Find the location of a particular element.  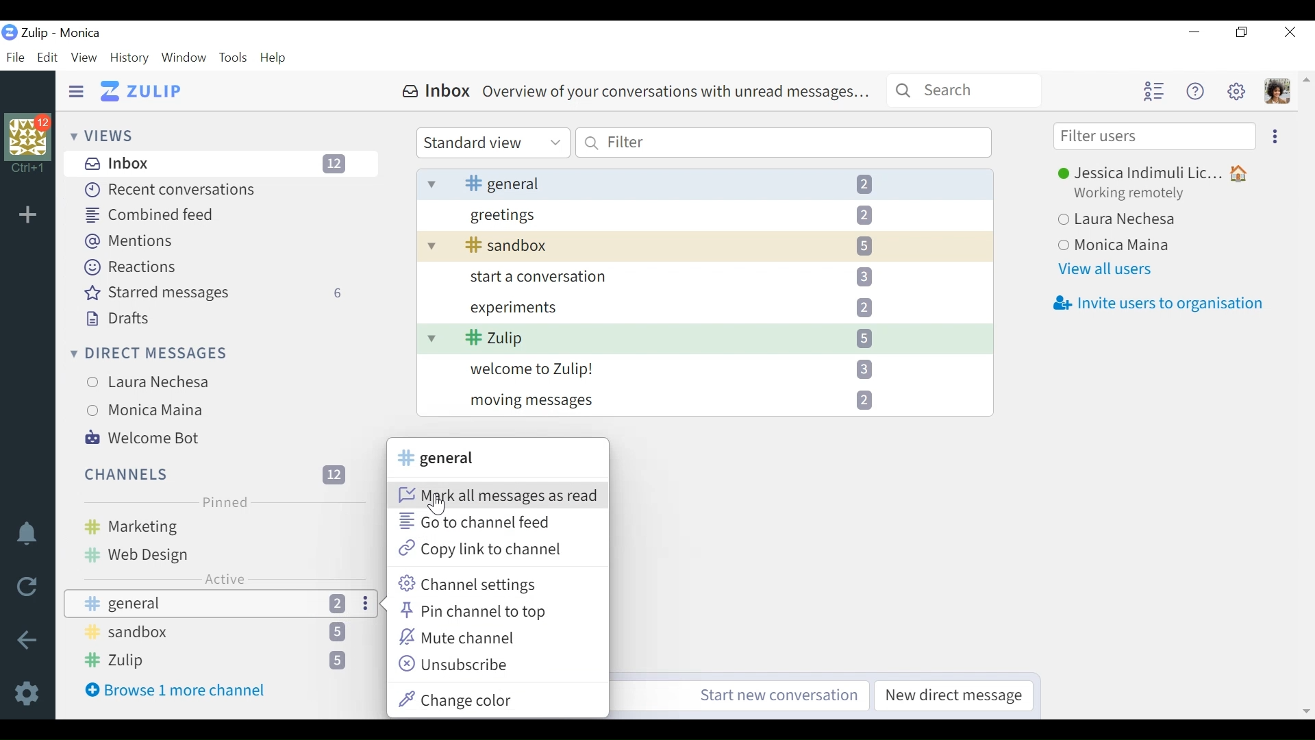

Edit is located at coordinates (46, 58).